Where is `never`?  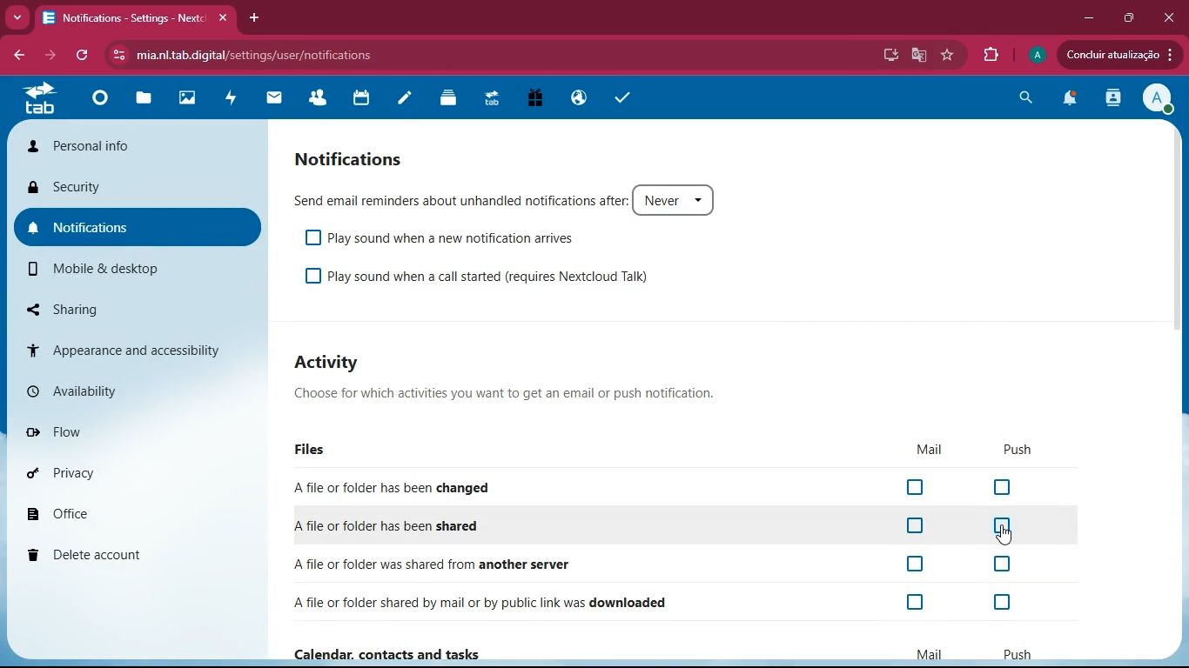 never is located at coordinates (676, 199).